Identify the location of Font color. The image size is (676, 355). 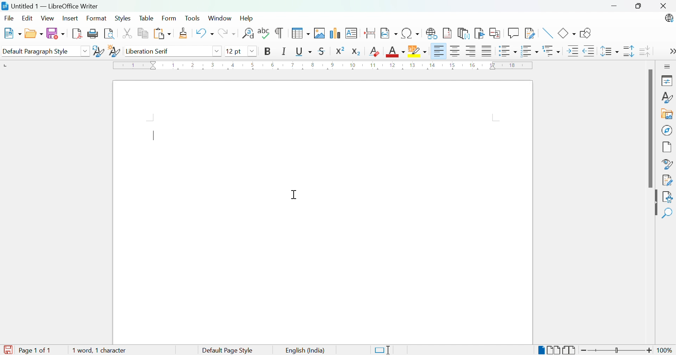
(396, 52).